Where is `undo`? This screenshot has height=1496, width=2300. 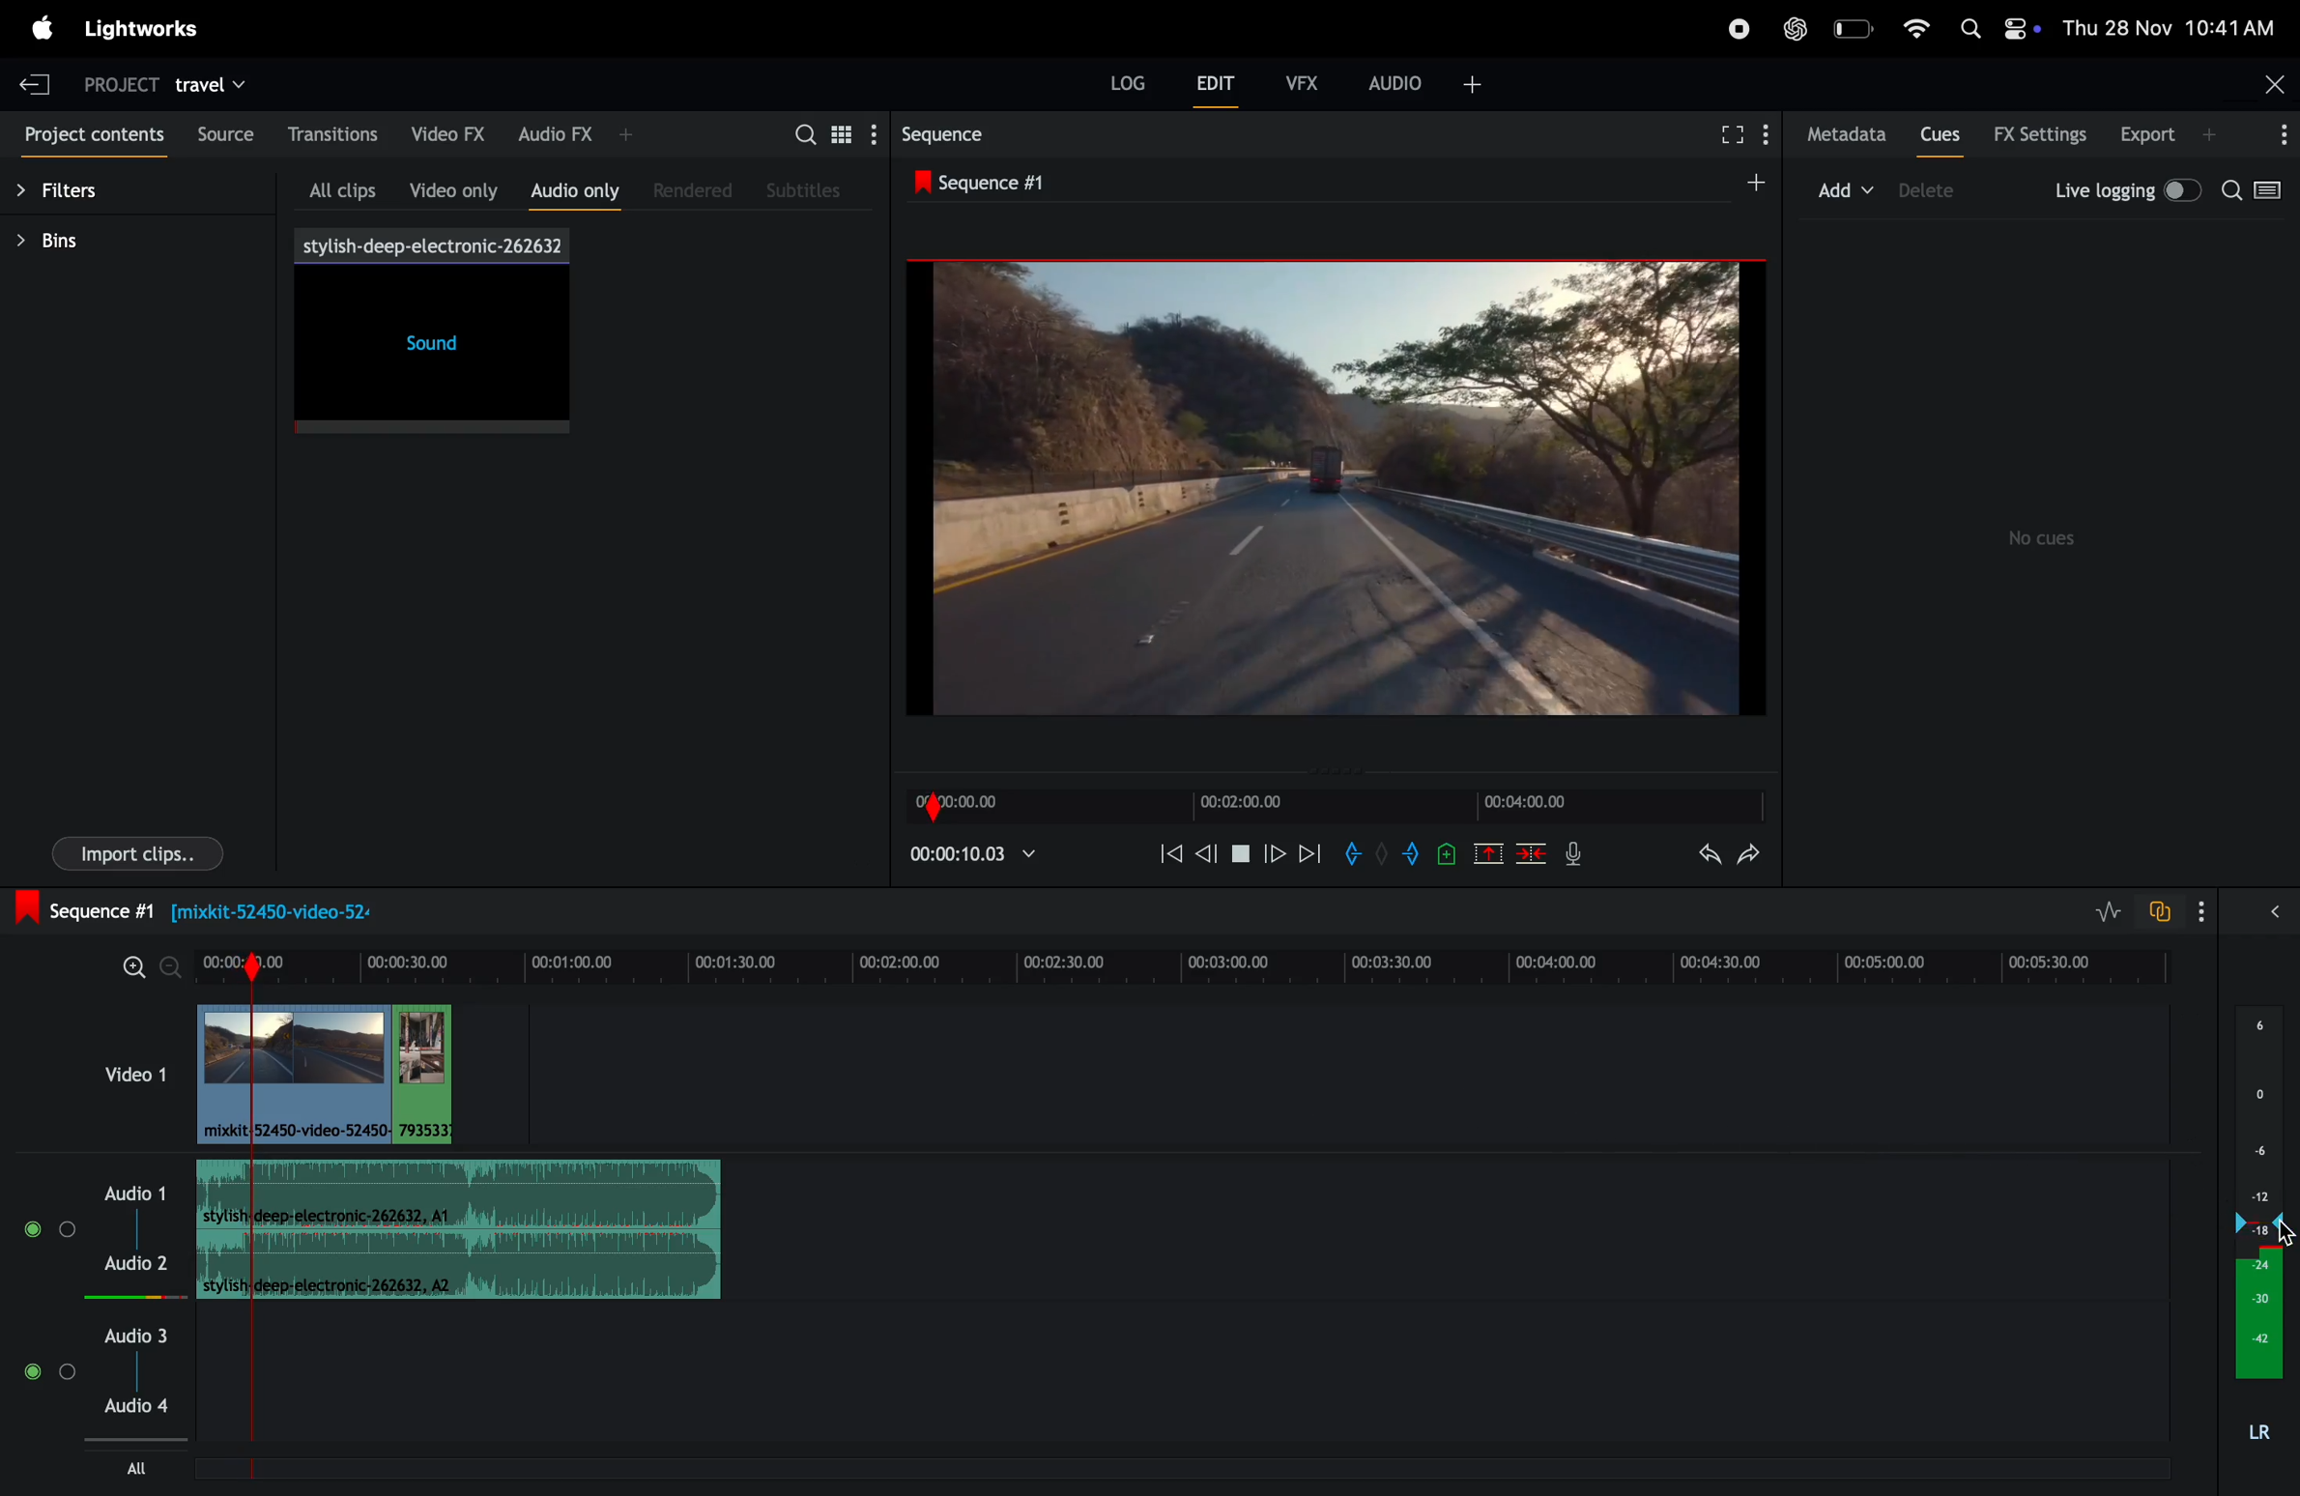 undo is located at coordinates (1695, 855).